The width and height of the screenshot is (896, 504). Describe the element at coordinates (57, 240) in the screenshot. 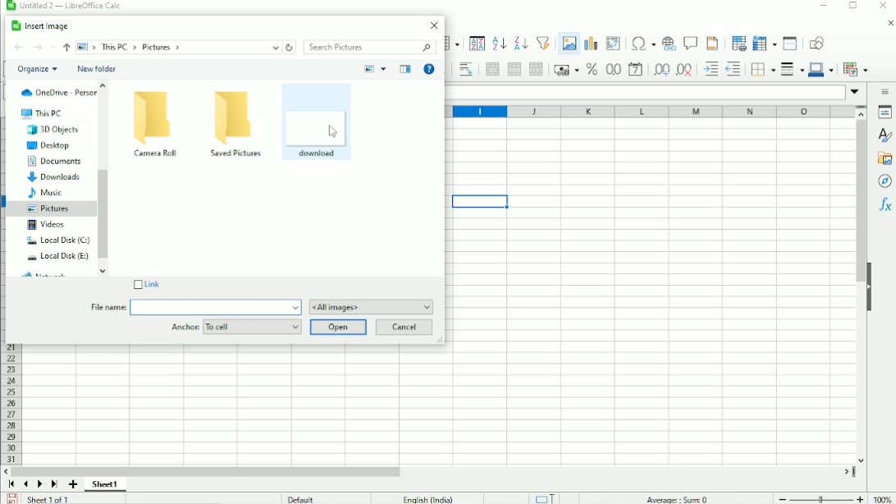

I see `Local Disk (C:)` at that location.